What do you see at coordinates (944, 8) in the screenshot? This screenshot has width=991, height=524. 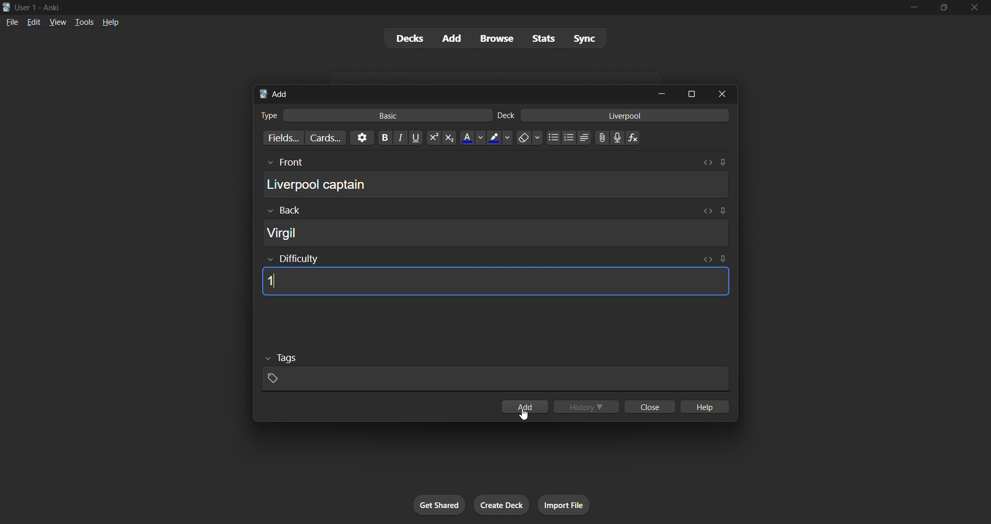 I see `maximize/restore` at bounding box center [944, 8].